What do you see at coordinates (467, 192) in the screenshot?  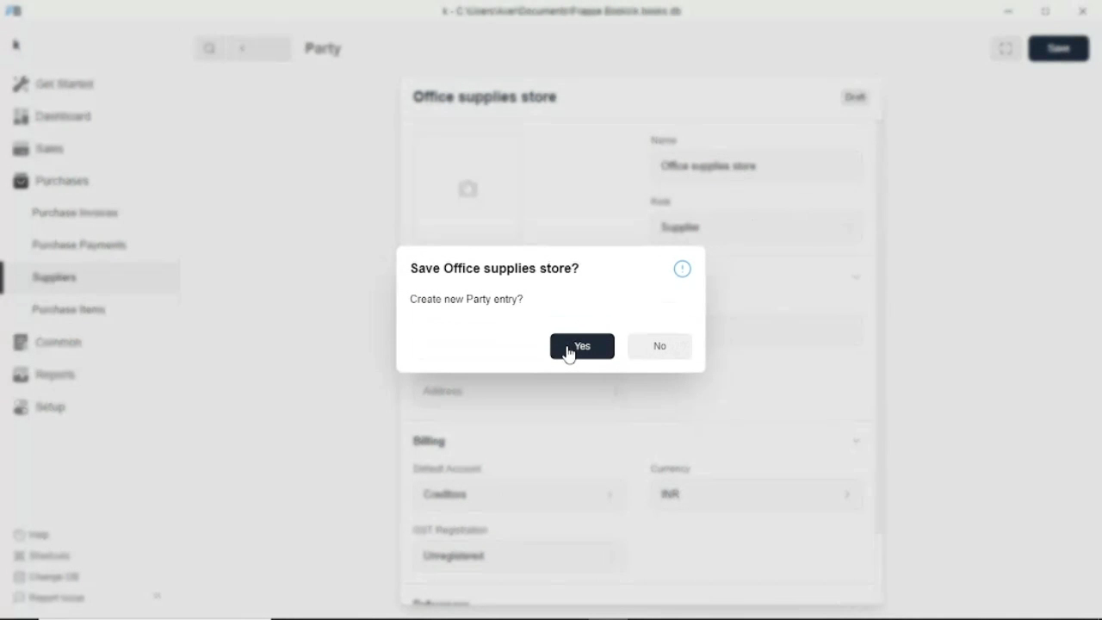 I see `Picture` at bounding box center [467, 192].